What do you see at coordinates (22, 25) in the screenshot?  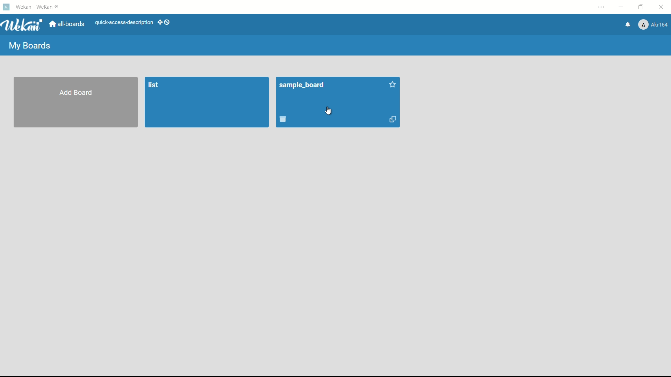 I see `Wekan logo` at bounding box center [22, 25].